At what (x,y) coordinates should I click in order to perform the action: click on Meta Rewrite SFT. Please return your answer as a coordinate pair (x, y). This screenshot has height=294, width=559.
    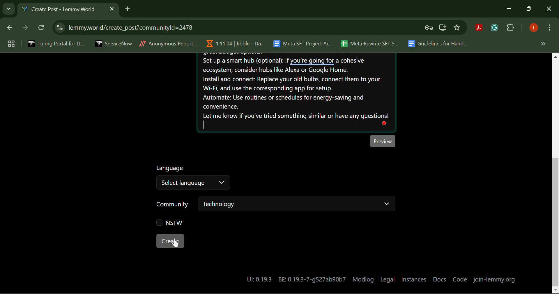
    Looking at the image, I should click on (372, 43).